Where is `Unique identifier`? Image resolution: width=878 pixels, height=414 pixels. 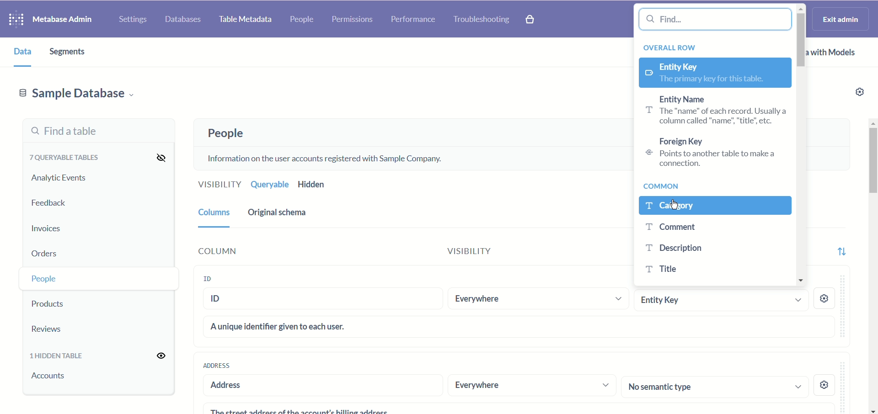
Unique identifier is located at coordinates (519, 326).